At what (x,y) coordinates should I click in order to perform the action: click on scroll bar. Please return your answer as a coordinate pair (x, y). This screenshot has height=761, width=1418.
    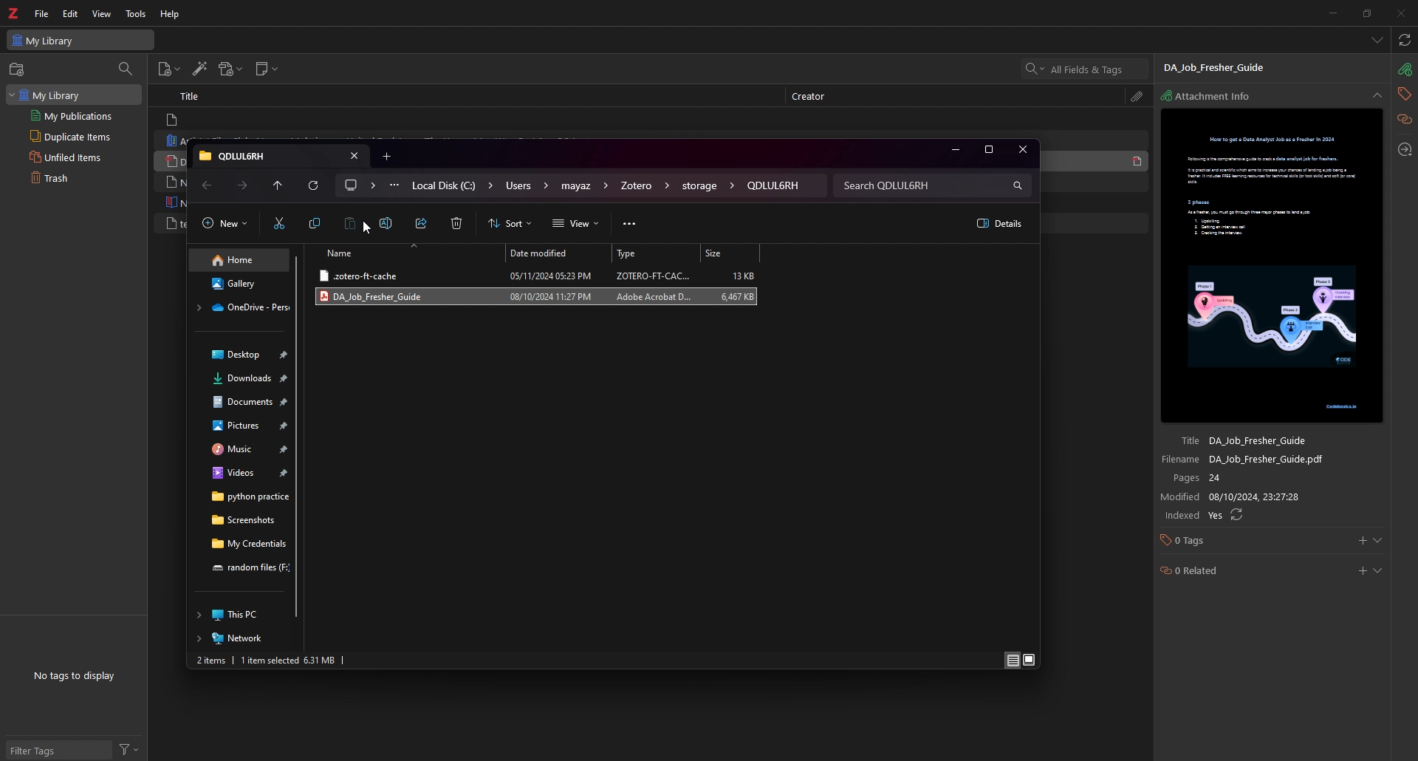
    Looking at the image, I should click on (297, 436).